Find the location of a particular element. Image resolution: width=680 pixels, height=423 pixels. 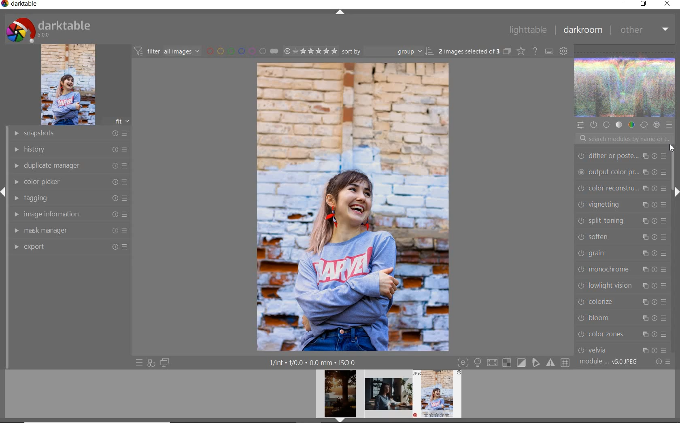

preset is located at coordinates (669, 125).